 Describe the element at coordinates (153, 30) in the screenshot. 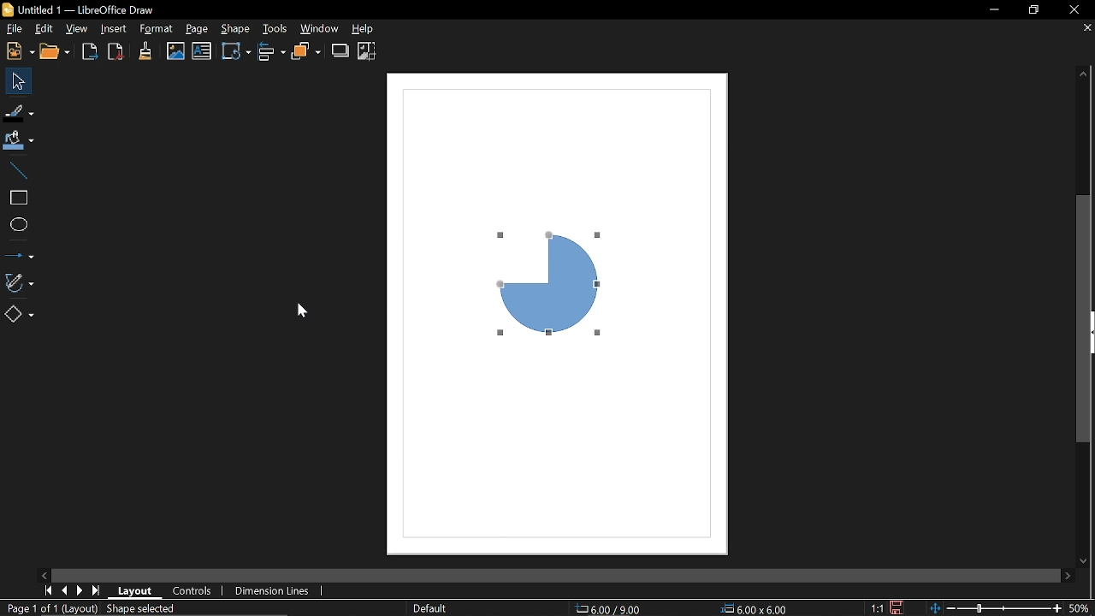

I see `Format` at that location.